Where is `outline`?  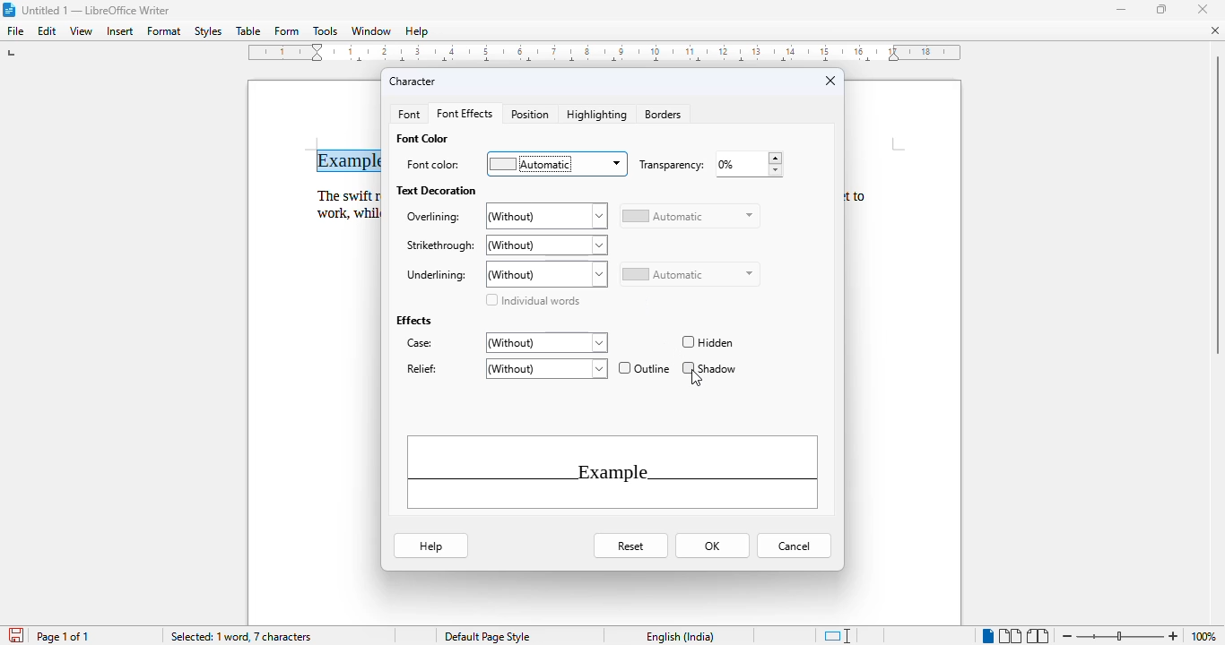
outline is located at coordinates (645, 367).